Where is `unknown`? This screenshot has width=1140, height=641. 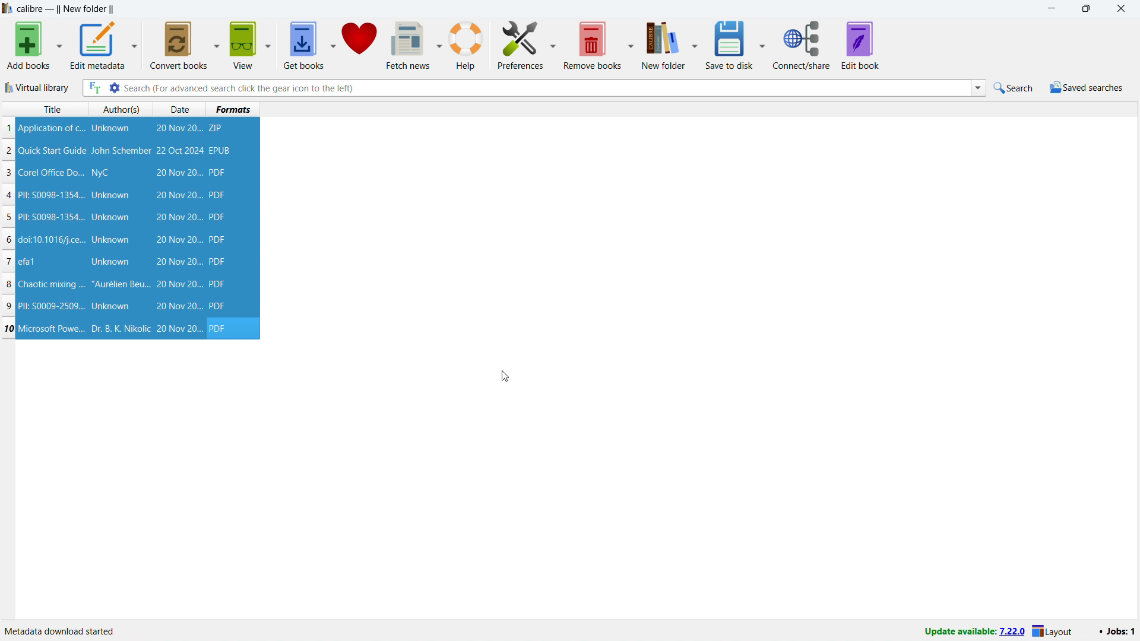 unknown is located at coordinates (111, 128).